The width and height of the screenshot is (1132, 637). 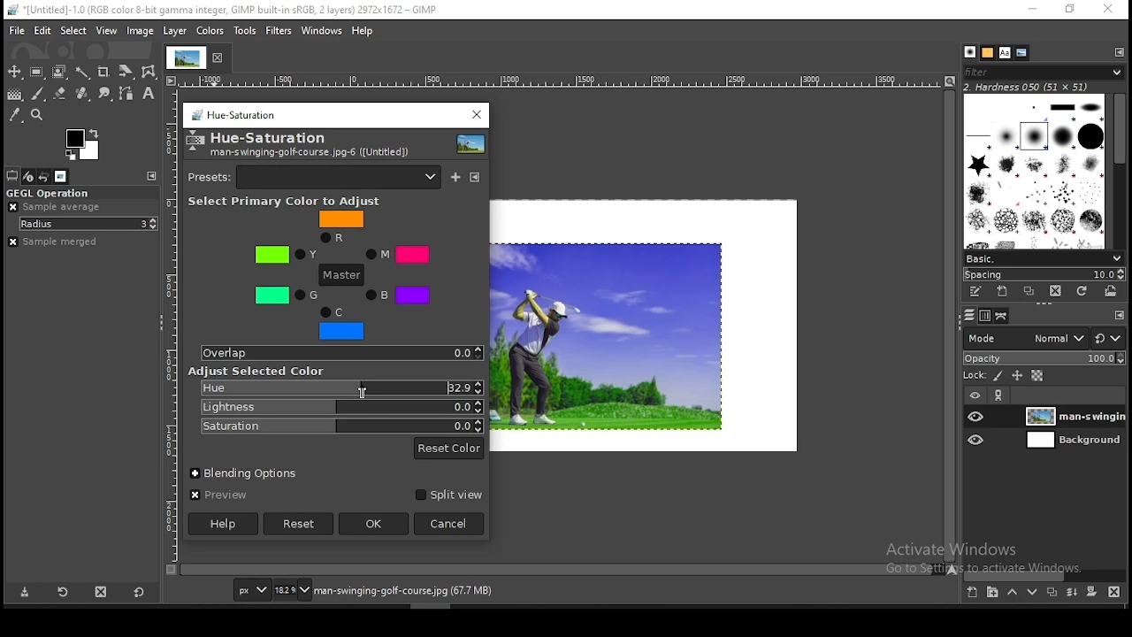 What do you see at coordinates (1075, 442) in the screenshot?
I see `layer` at bounding box center [1075, 442].